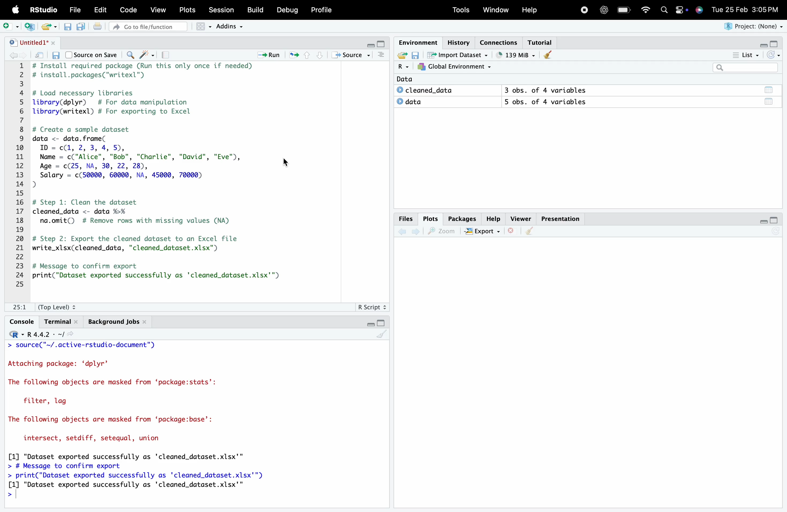 The height and width of the screenshot is (512, 787). I want to click on View, so click(159, 9).